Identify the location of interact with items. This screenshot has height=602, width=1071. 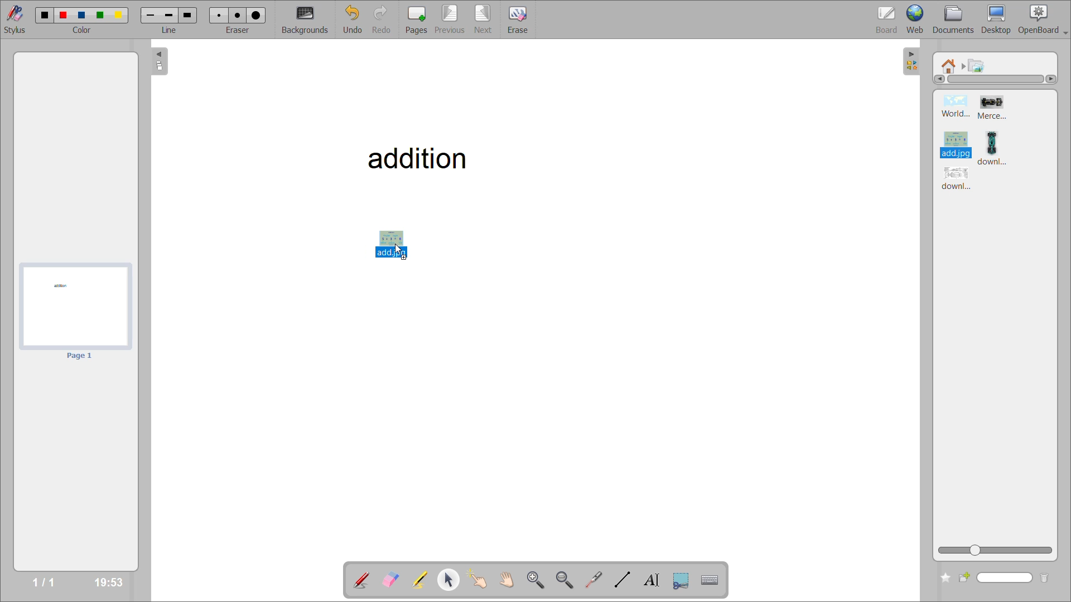
(481, 580).